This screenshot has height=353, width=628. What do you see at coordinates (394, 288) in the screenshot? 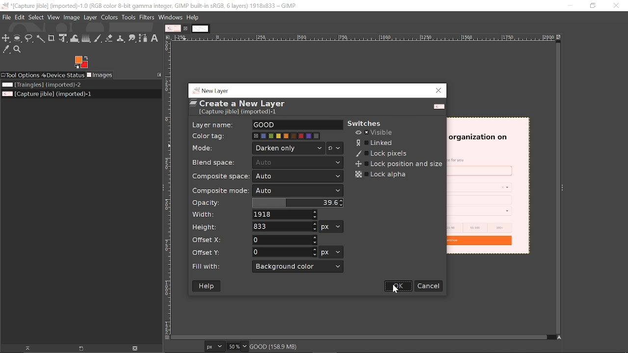
I see `Cursor` at bounding box center [394, 288].